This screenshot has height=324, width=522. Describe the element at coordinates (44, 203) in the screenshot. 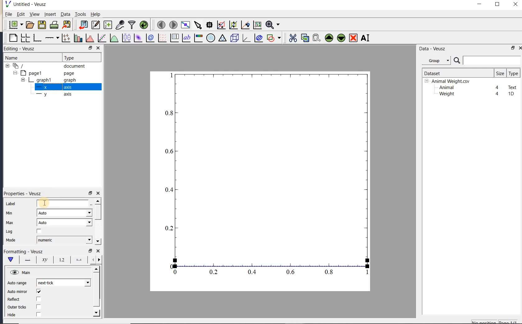

I see `cursor` at that location.